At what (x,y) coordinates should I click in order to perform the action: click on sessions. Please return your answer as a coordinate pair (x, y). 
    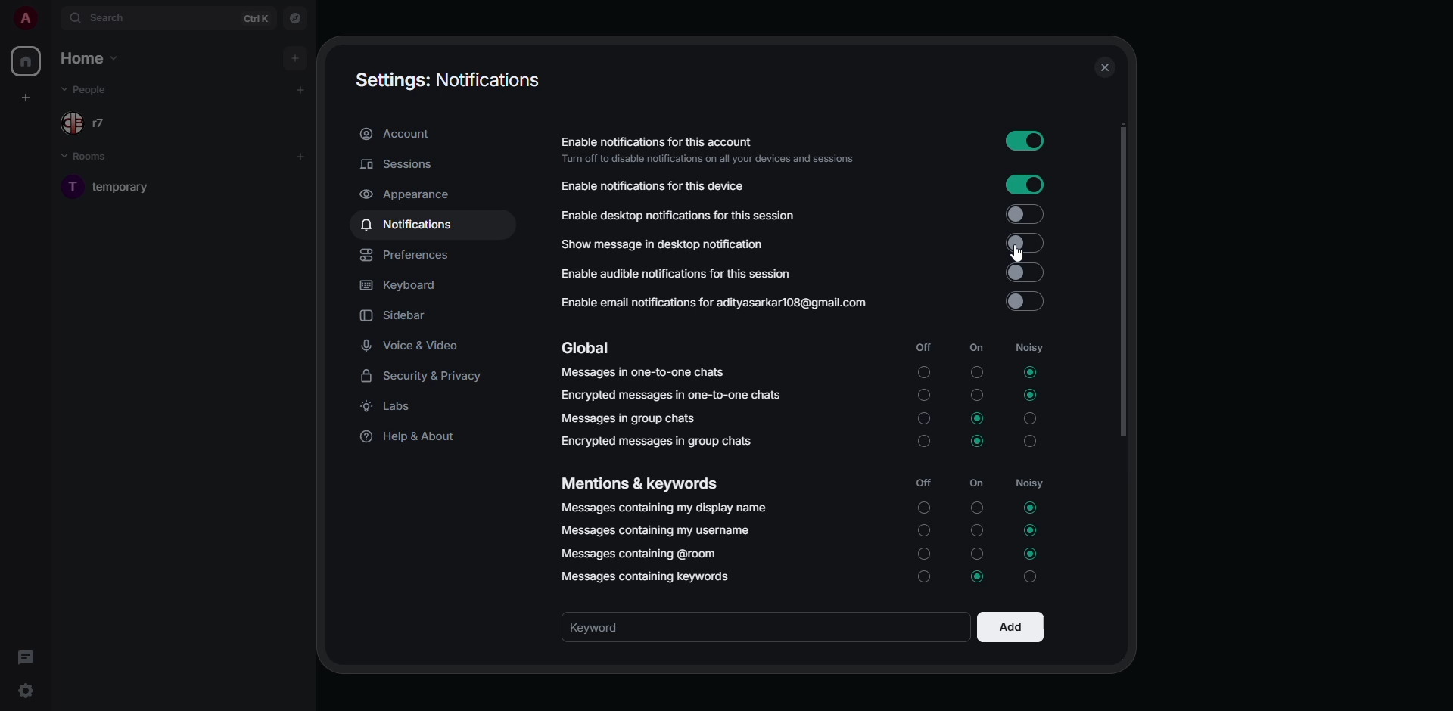
    Looking at the image, I should click on (398, 165).